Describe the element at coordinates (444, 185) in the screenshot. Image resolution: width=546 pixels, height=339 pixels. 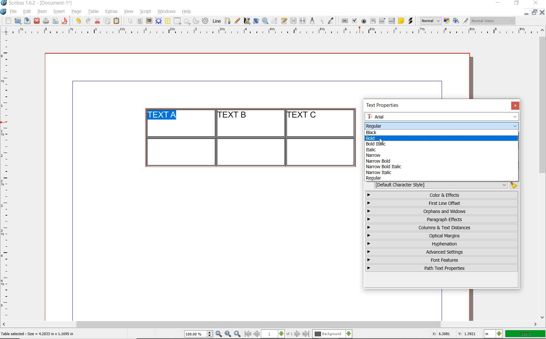
I see `default character style` at that location.